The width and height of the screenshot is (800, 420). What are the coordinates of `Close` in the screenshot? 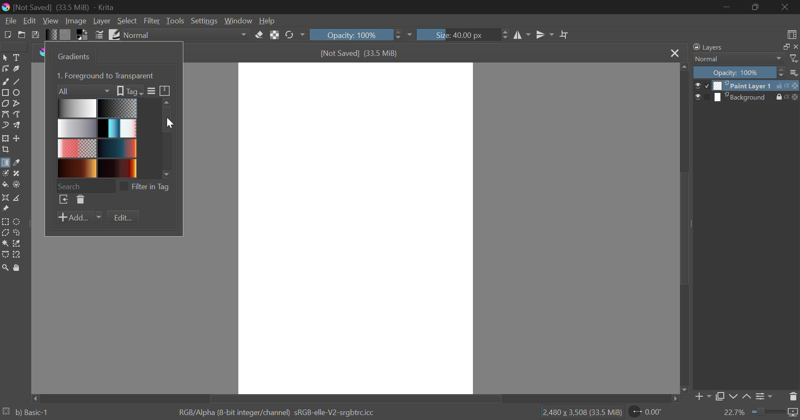 It's located at (787, 7).